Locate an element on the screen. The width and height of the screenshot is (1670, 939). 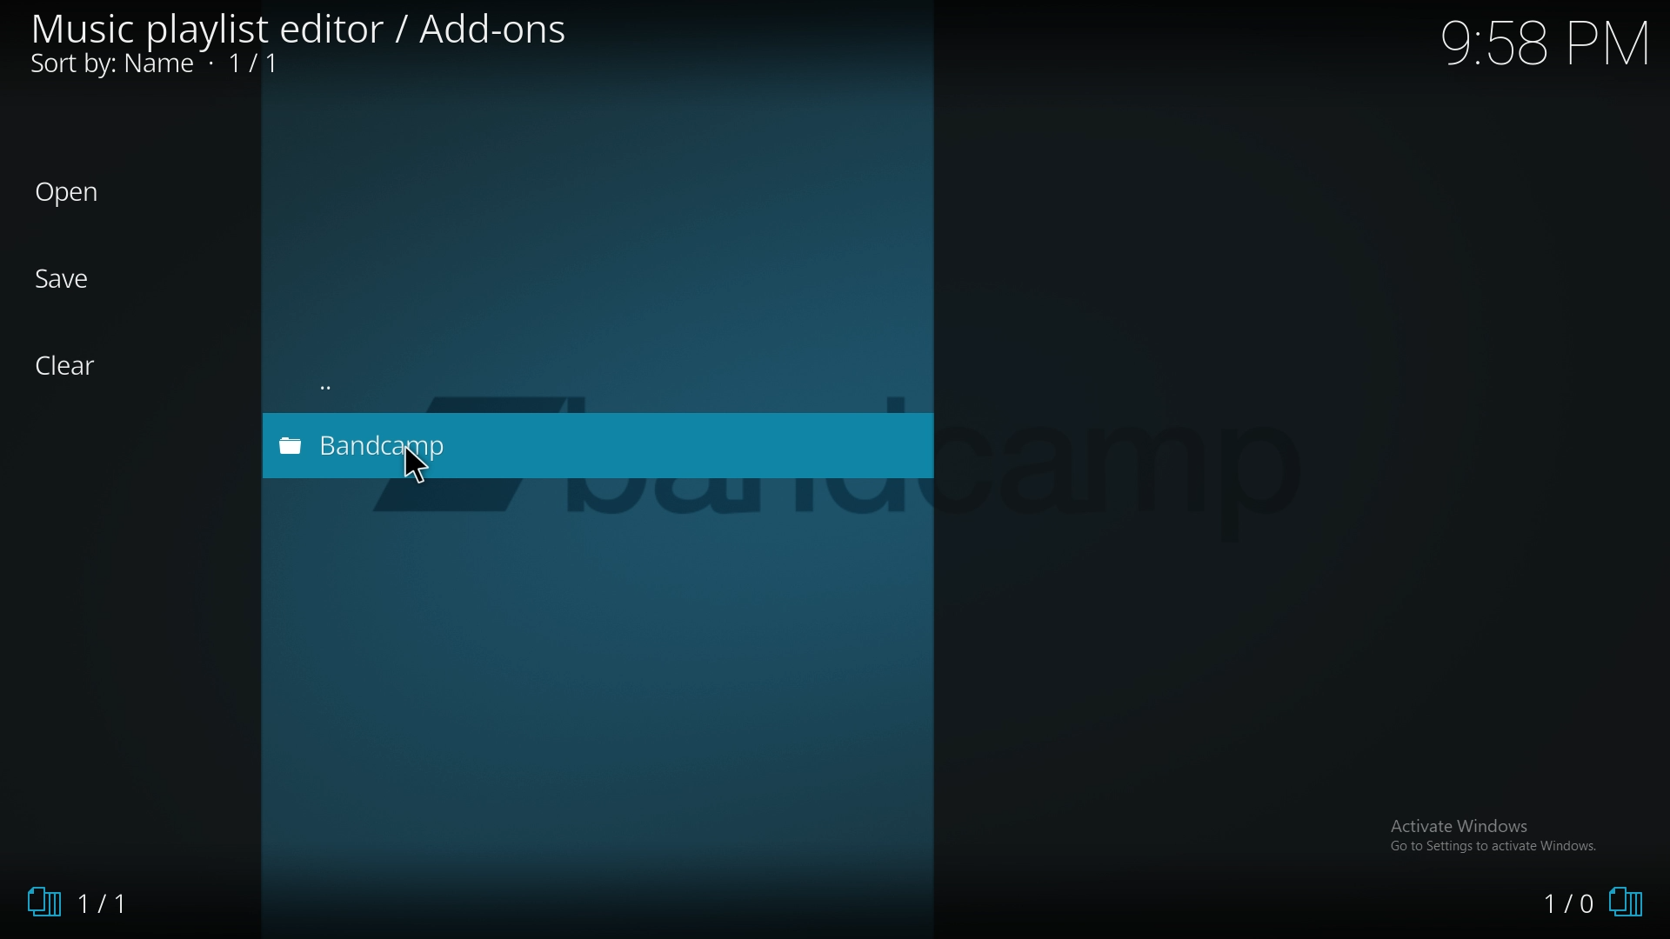
1/0 is located at coordinates (1590, 905).